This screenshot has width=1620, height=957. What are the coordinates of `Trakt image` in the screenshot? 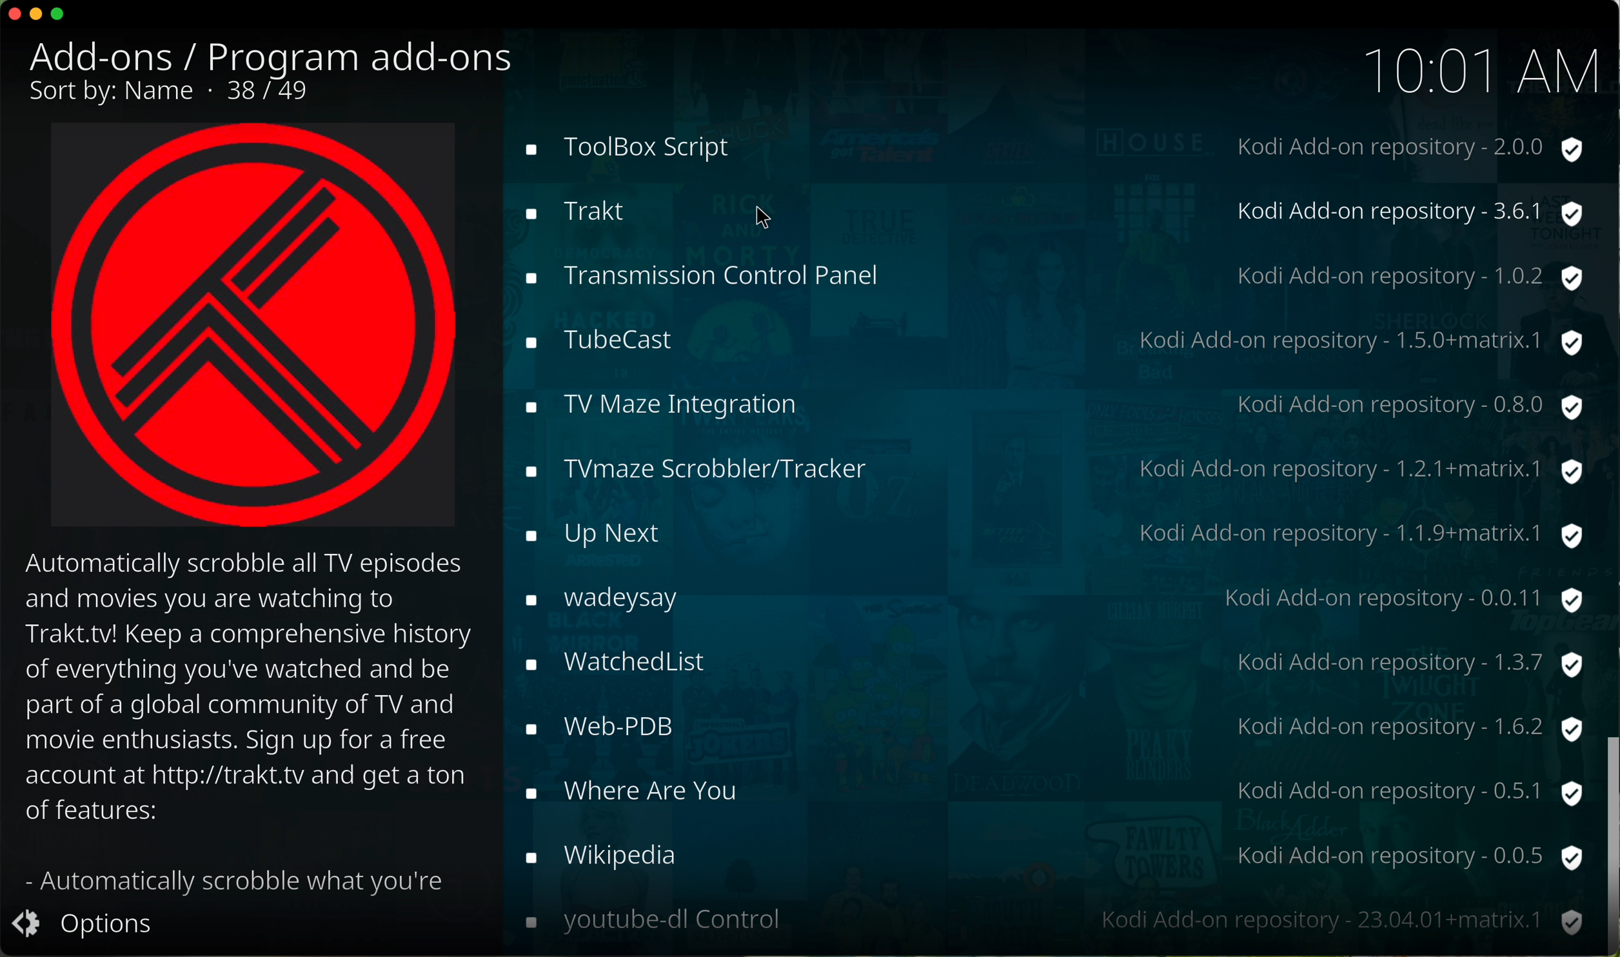 It's located at (256, 328).